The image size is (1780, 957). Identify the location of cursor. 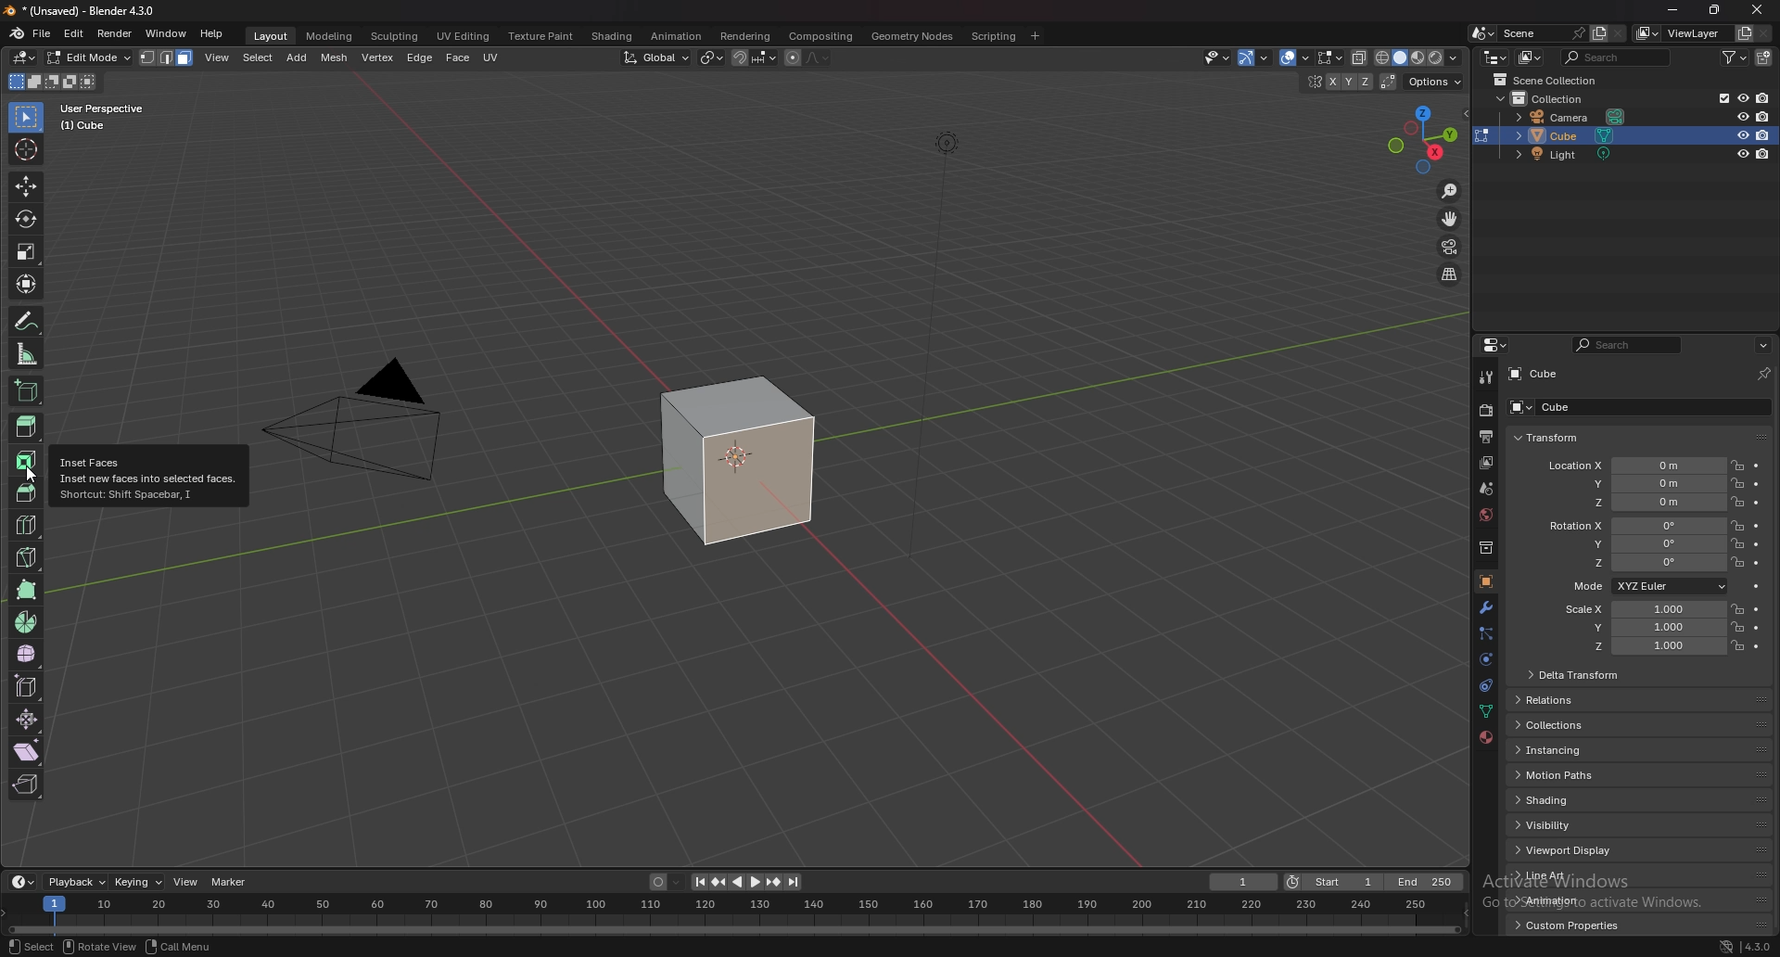
(33, 478).